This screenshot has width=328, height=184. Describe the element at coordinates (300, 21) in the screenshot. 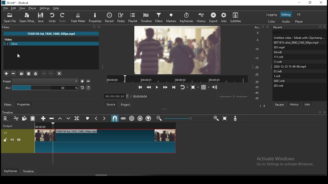

I see `player` at that location.